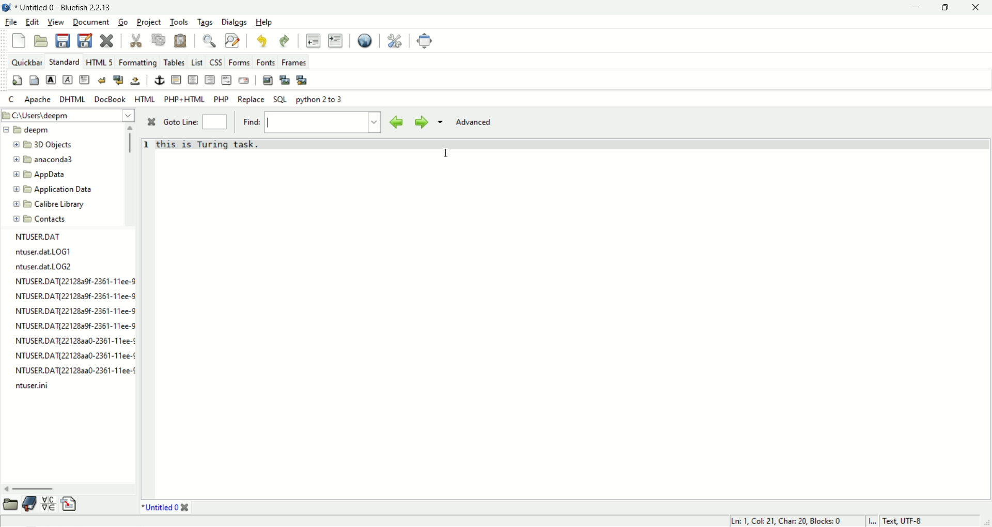 This screenshot has width=992, height=527. I want to click on center, so click(194, 80).